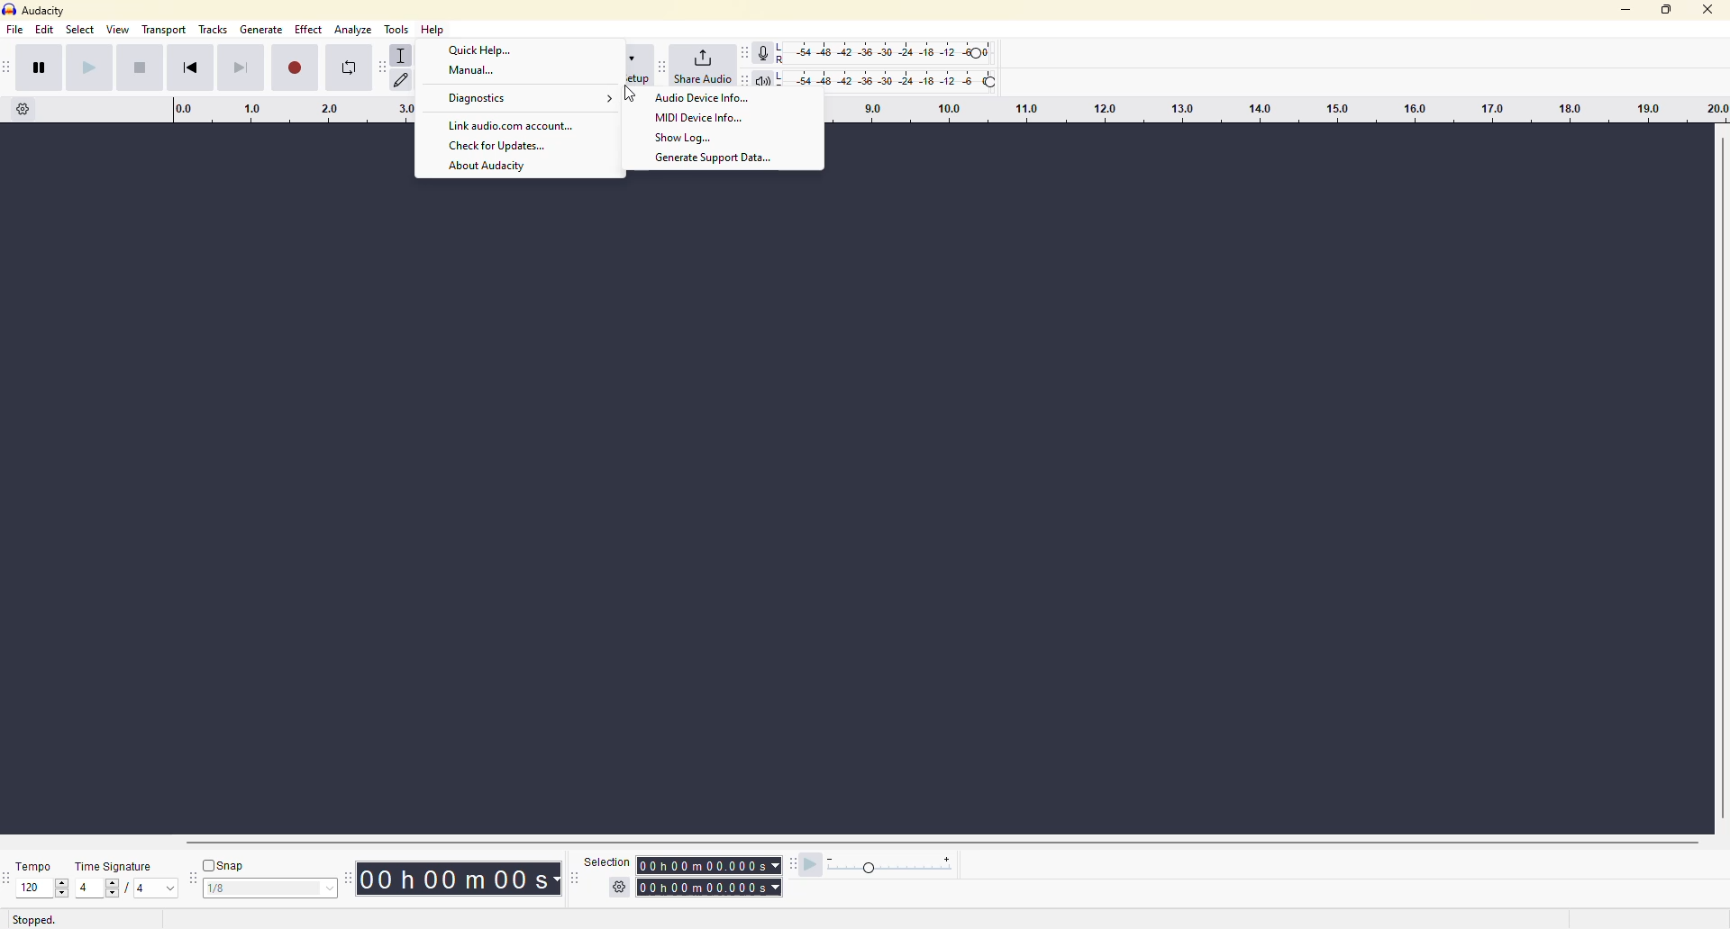  Describe the element at coordinates (262, 32) in the screenshot. I see `generate` at that location.